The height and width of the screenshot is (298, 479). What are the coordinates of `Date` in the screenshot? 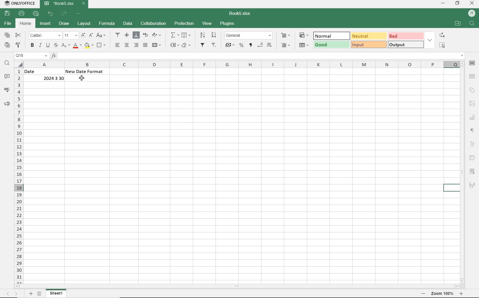 It's located at (42, 71).